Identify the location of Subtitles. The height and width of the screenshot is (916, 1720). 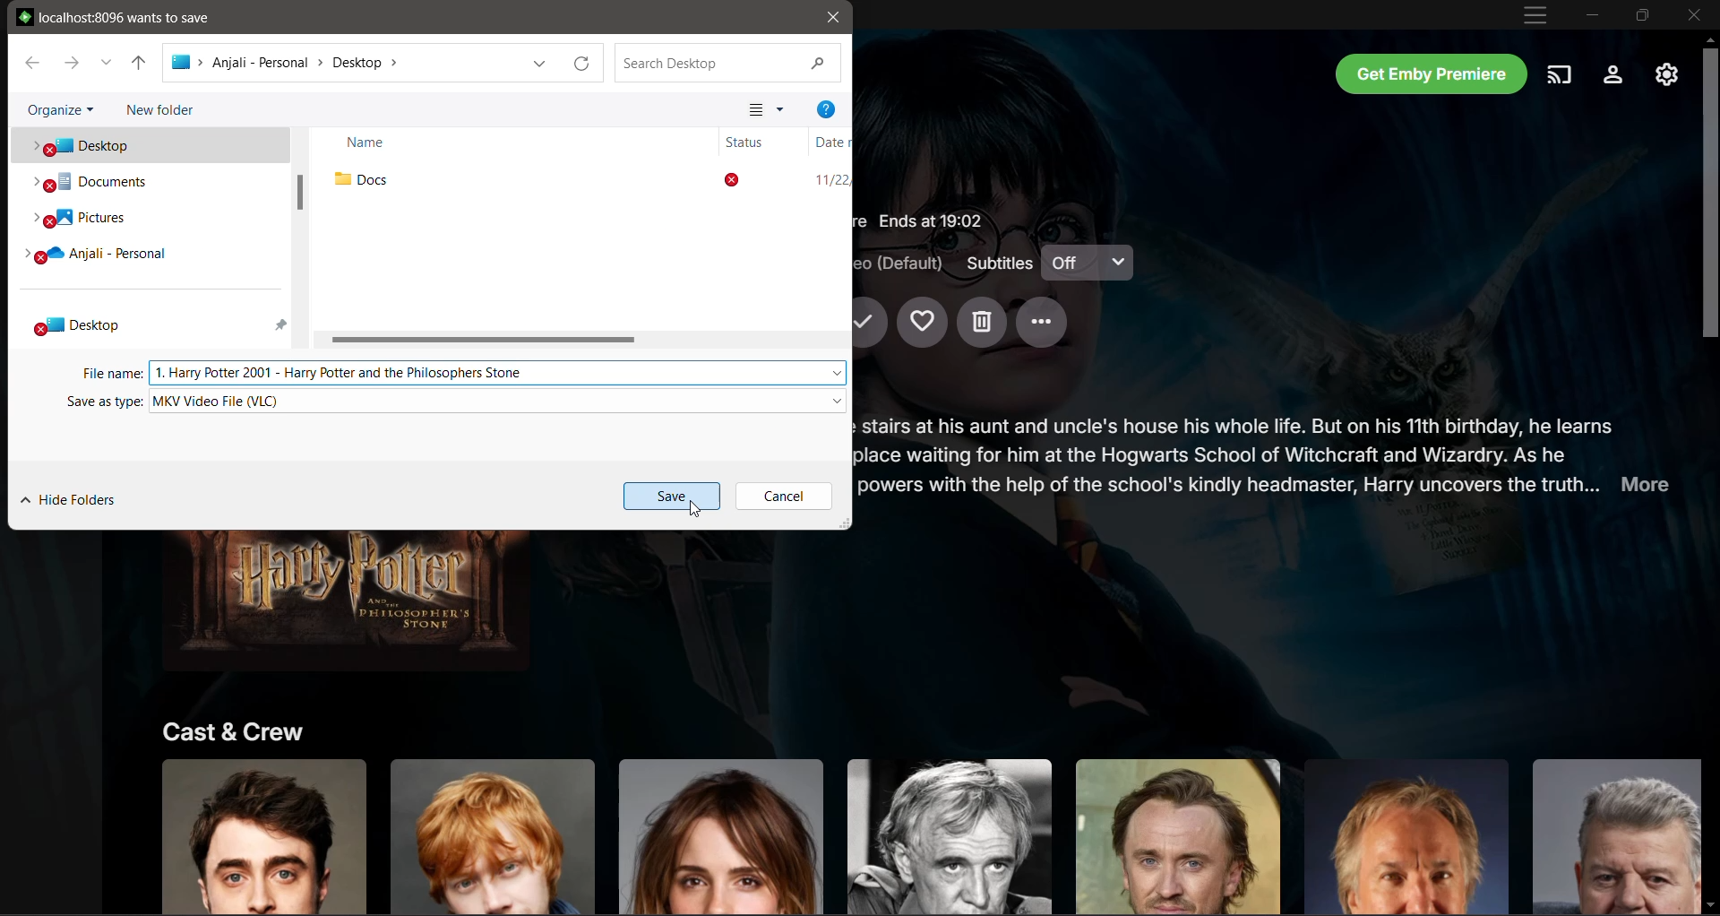
(997, 263).